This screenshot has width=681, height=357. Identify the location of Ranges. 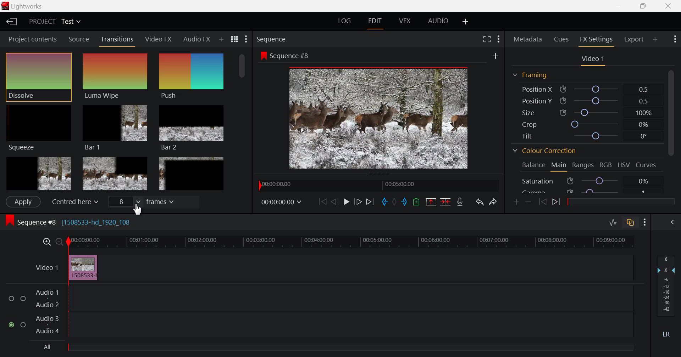
(585, 165).